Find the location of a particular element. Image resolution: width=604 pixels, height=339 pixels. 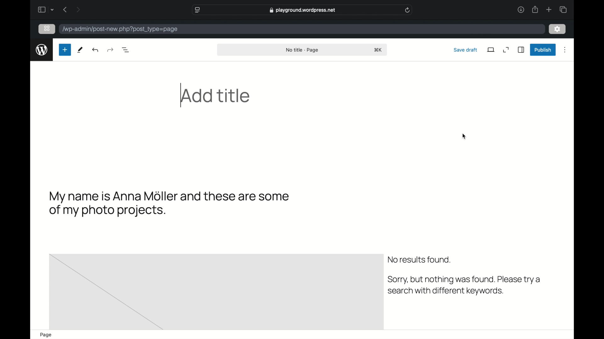

refresh is located at coordinates (408, 10).